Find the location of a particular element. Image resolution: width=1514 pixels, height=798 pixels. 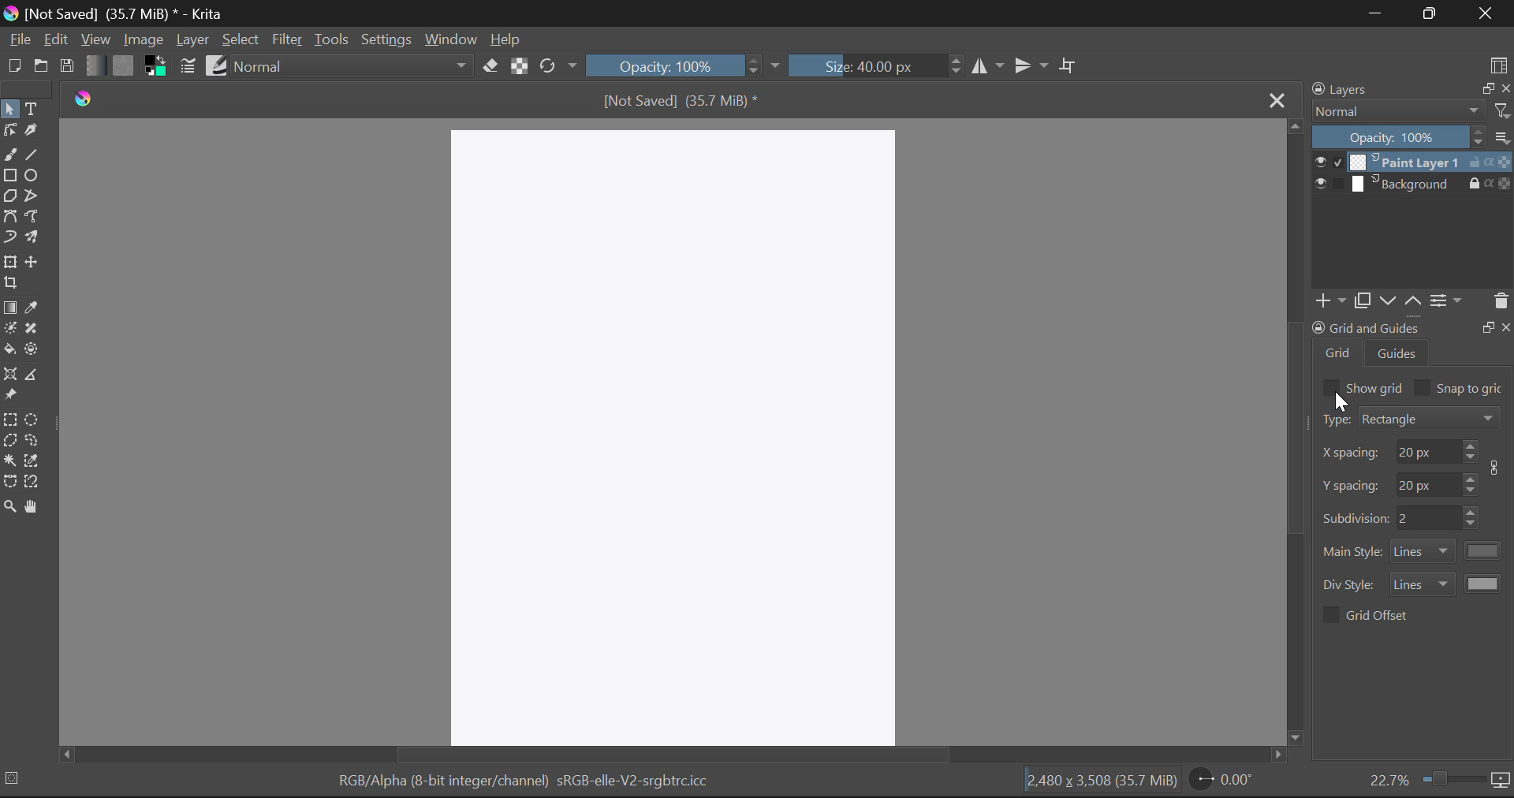

spacing x is located at coordinates (1426, 451).